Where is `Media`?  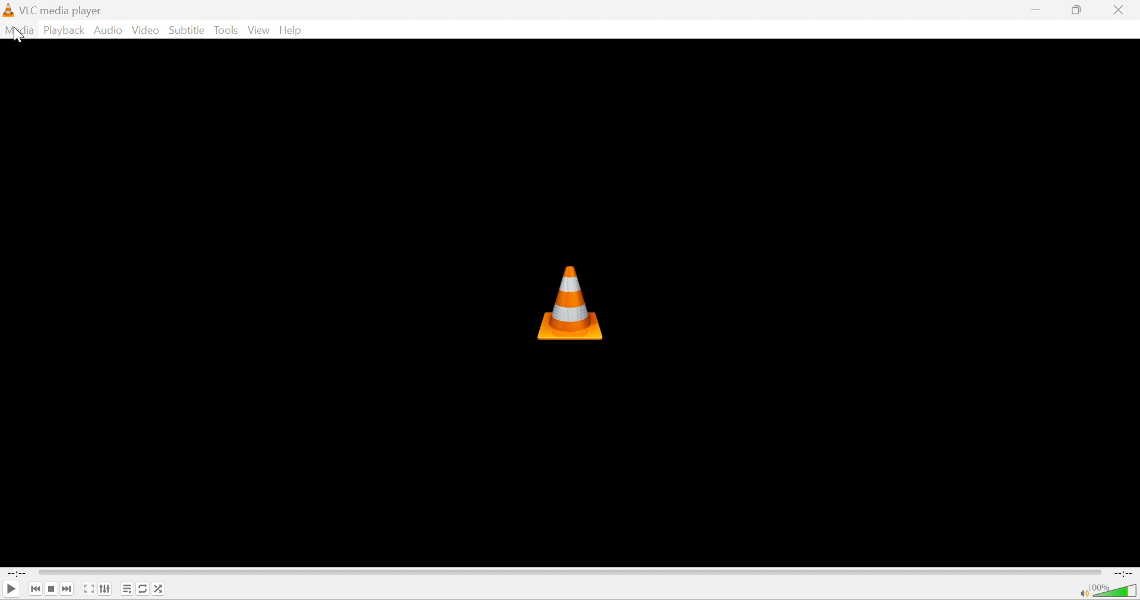 Media is located at coordinates (22, 31).